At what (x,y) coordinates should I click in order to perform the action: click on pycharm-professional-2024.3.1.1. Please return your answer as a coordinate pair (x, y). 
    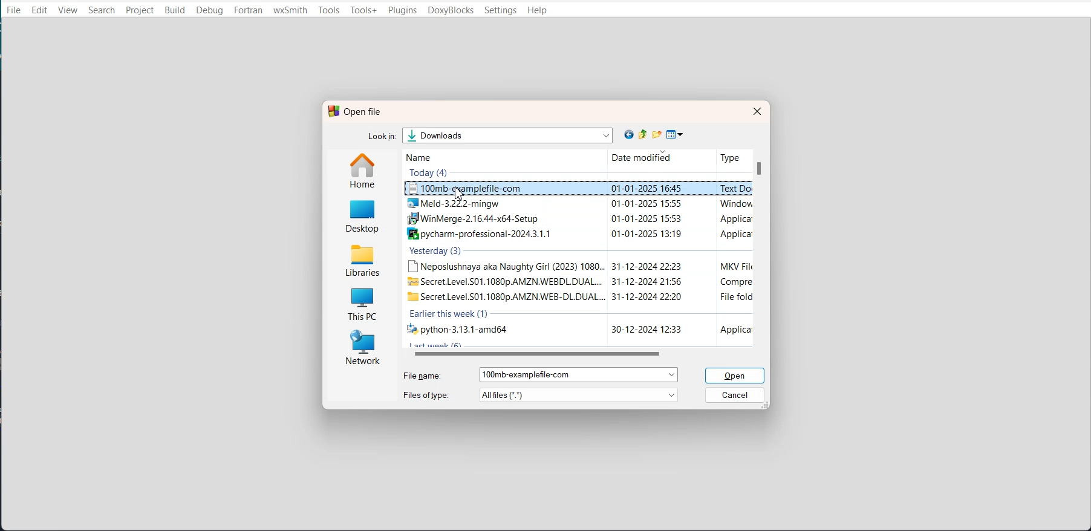
    Looking at the image, I should click on (576, 234).